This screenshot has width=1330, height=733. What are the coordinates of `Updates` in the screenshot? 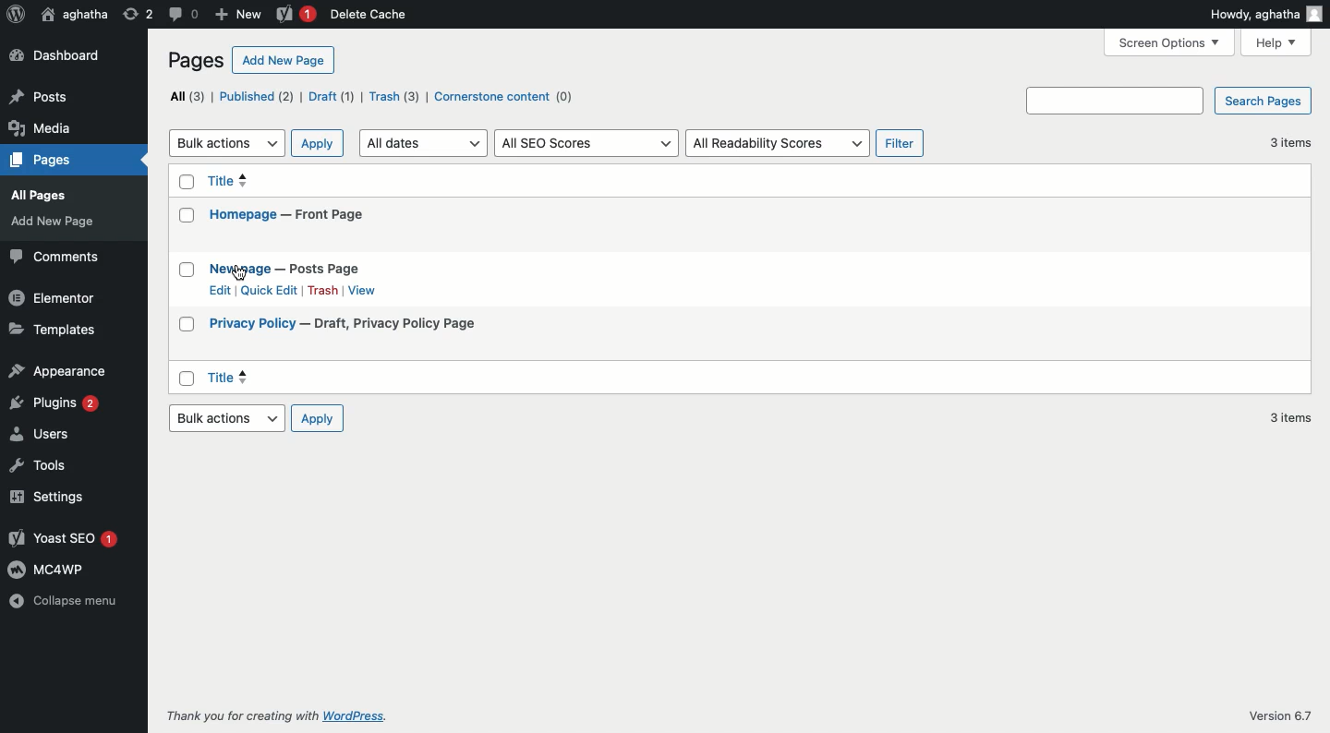 It's located at (66, 117).